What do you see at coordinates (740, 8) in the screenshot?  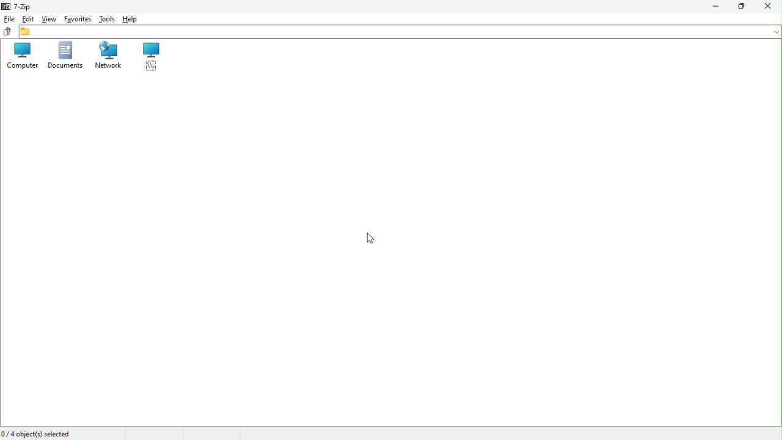 I see `restore` at bounding box center [740, 8].